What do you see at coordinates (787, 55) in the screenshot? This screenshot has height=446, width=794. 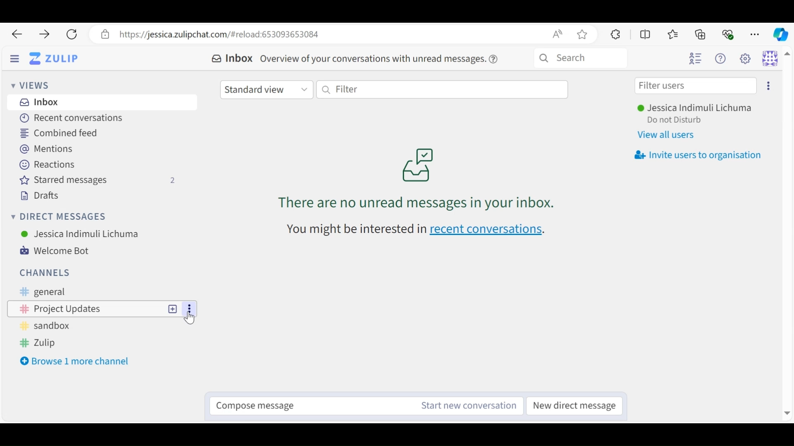 I see `Up` at bounding box center [787, 55].